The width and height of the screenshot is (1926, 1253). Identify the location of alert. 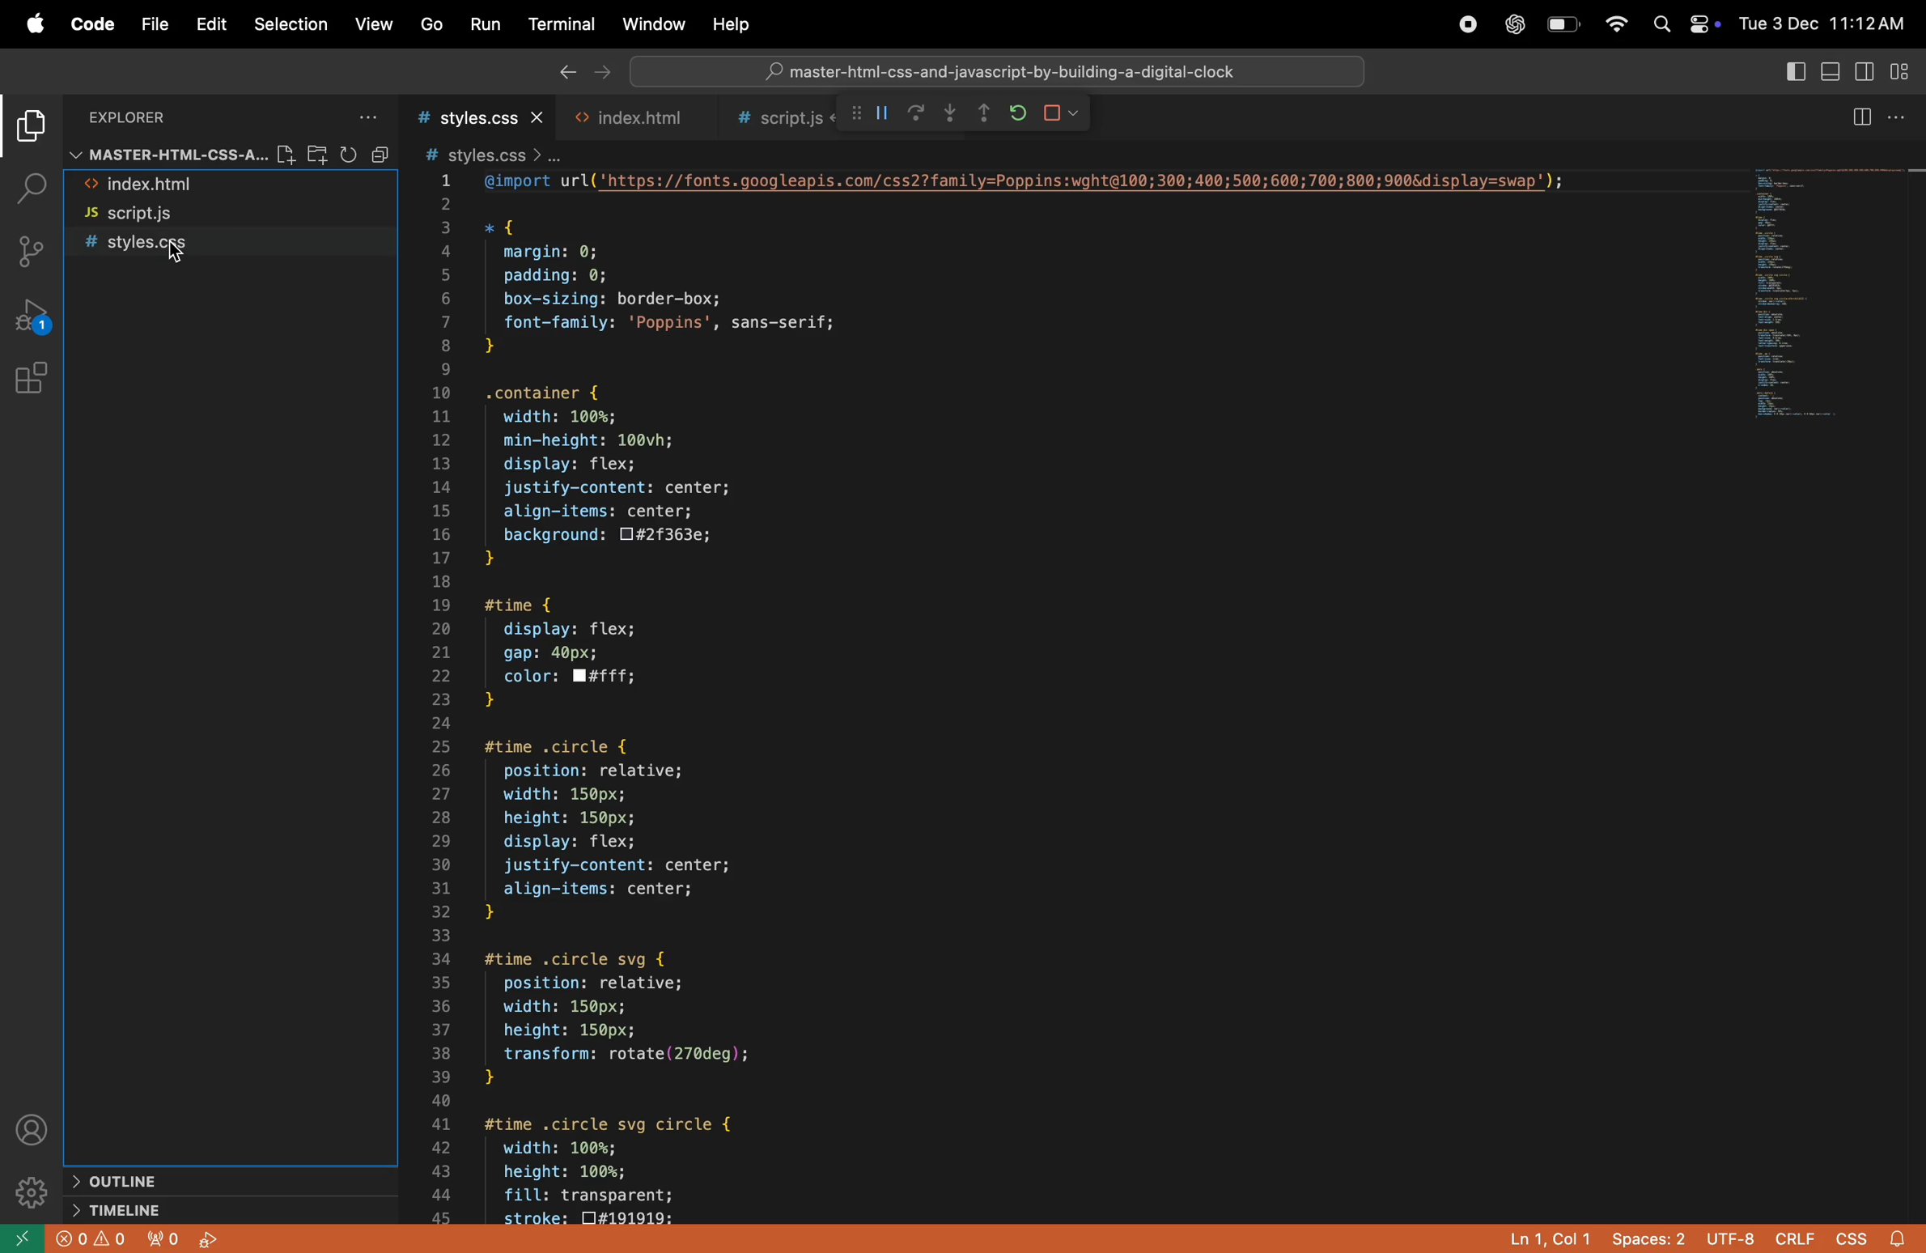
(1903, 1234).